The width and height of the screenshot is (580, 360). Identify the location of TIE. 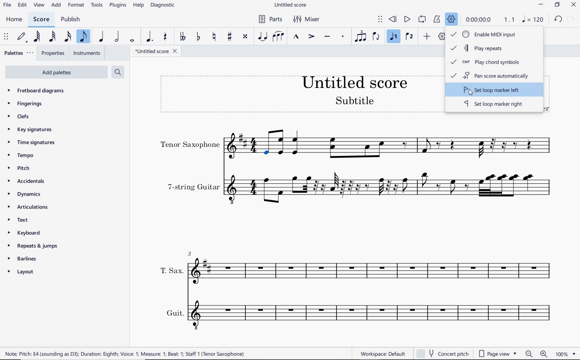
(262, 37).